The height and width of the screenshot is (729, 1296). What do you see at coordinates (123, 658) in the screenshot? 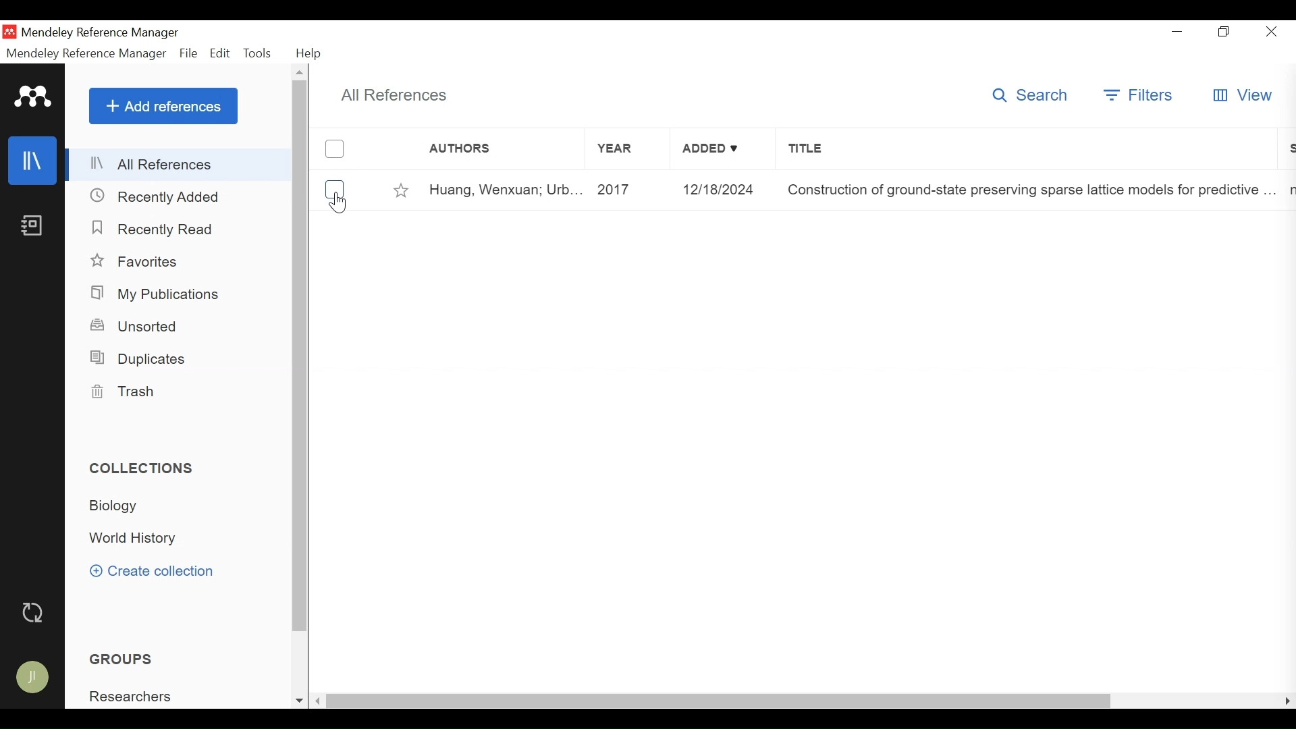
I see `Groups` at bounding box center [123, 658].